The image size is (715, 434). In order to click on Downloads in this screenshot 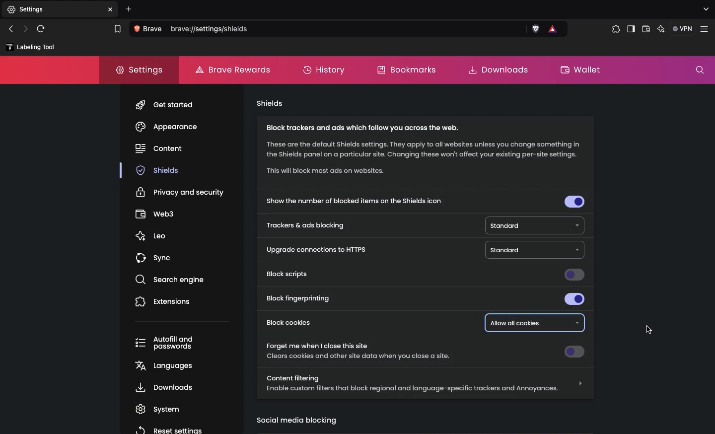, I will do `click(500, 71)`.